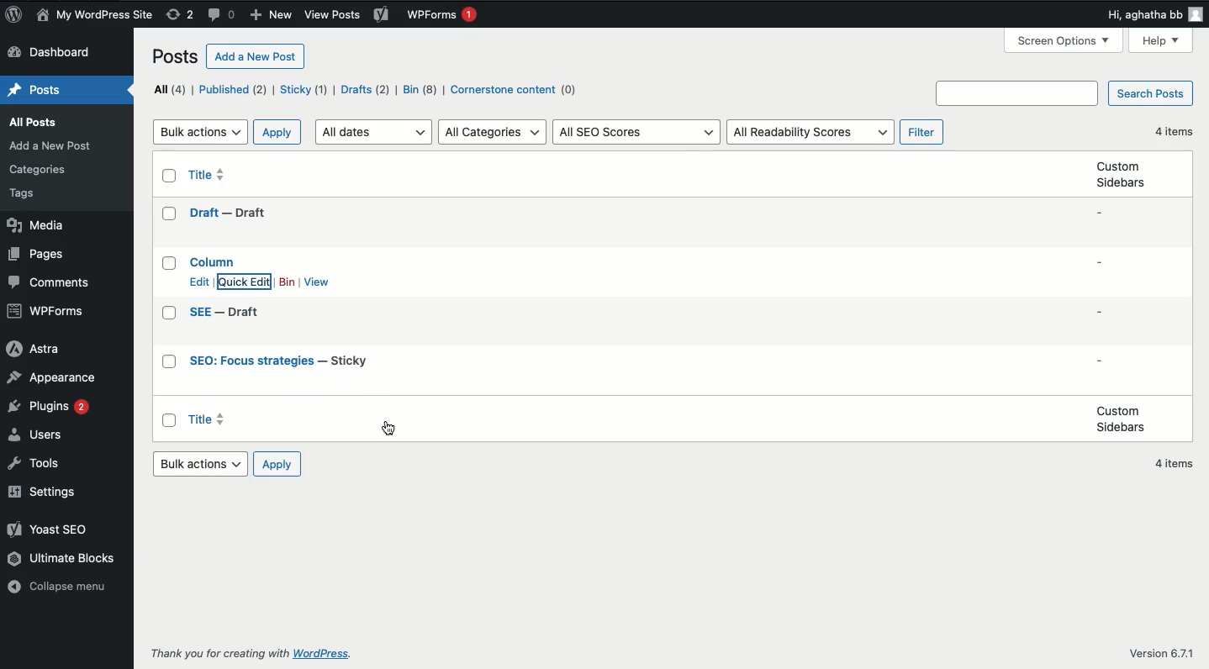 The height and width of the screenshot is (669, 1209). What do you see at coordinates (224, 15) in the screenshot?
I see `Comments` at bounding box center [224, 15].